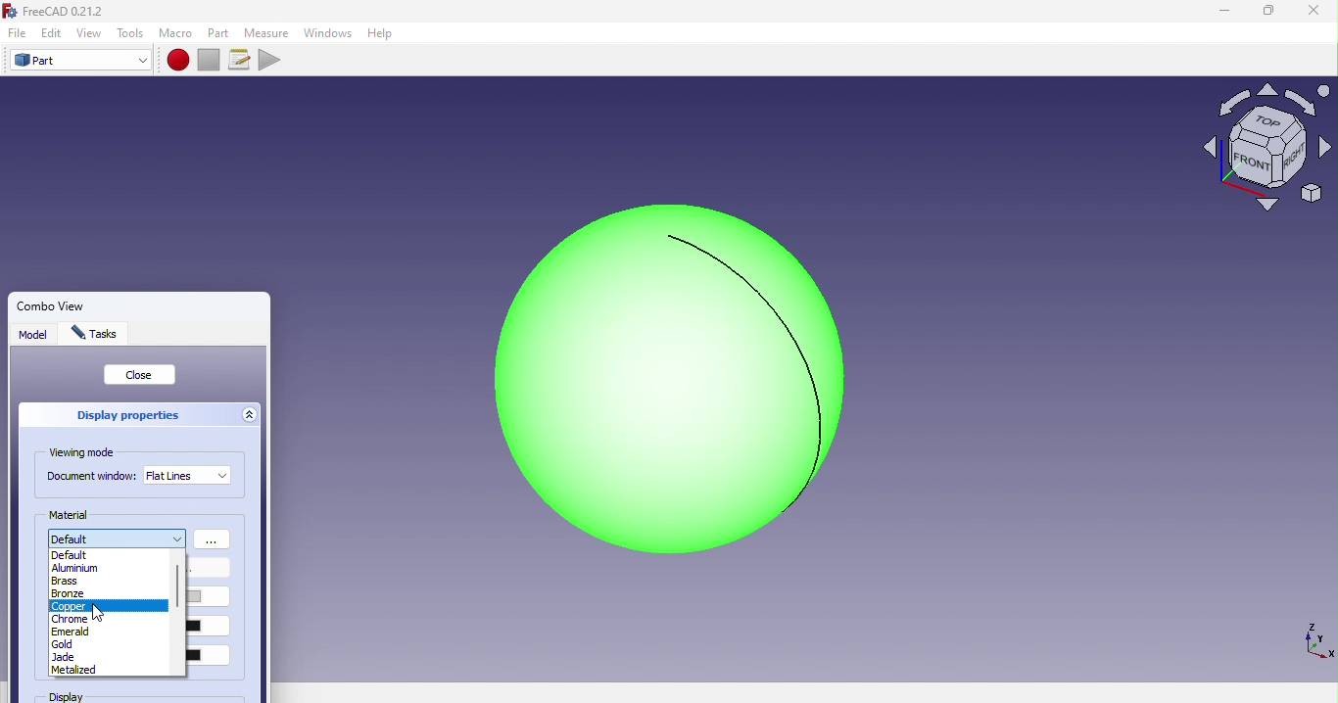 The width and height of the screenshot is (1338, 703). I want to click on Bronze, so click(68, 594).